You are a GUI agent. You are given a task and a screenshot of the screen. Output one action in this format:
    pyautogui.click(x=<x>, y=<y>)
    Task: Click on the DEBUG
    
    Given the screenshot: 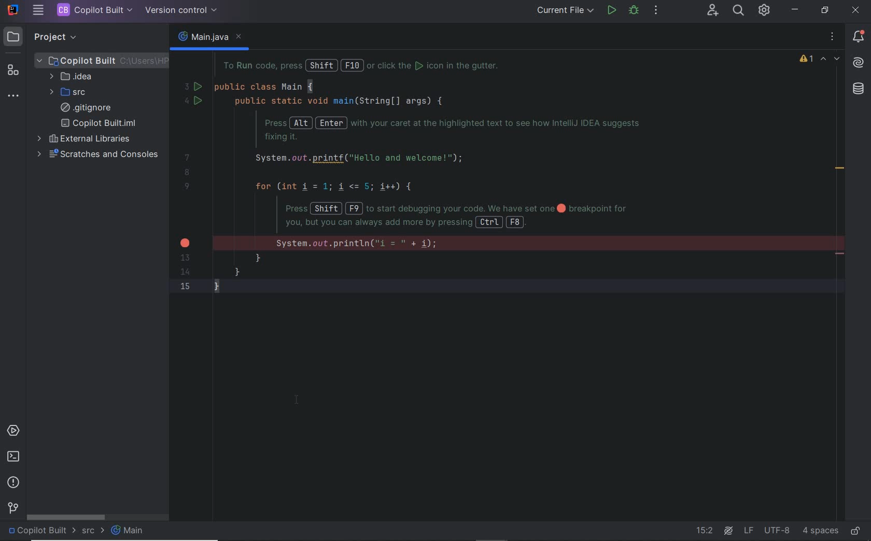 What is the action you would take?
    pyautogui.click(x=634, y=10)
    